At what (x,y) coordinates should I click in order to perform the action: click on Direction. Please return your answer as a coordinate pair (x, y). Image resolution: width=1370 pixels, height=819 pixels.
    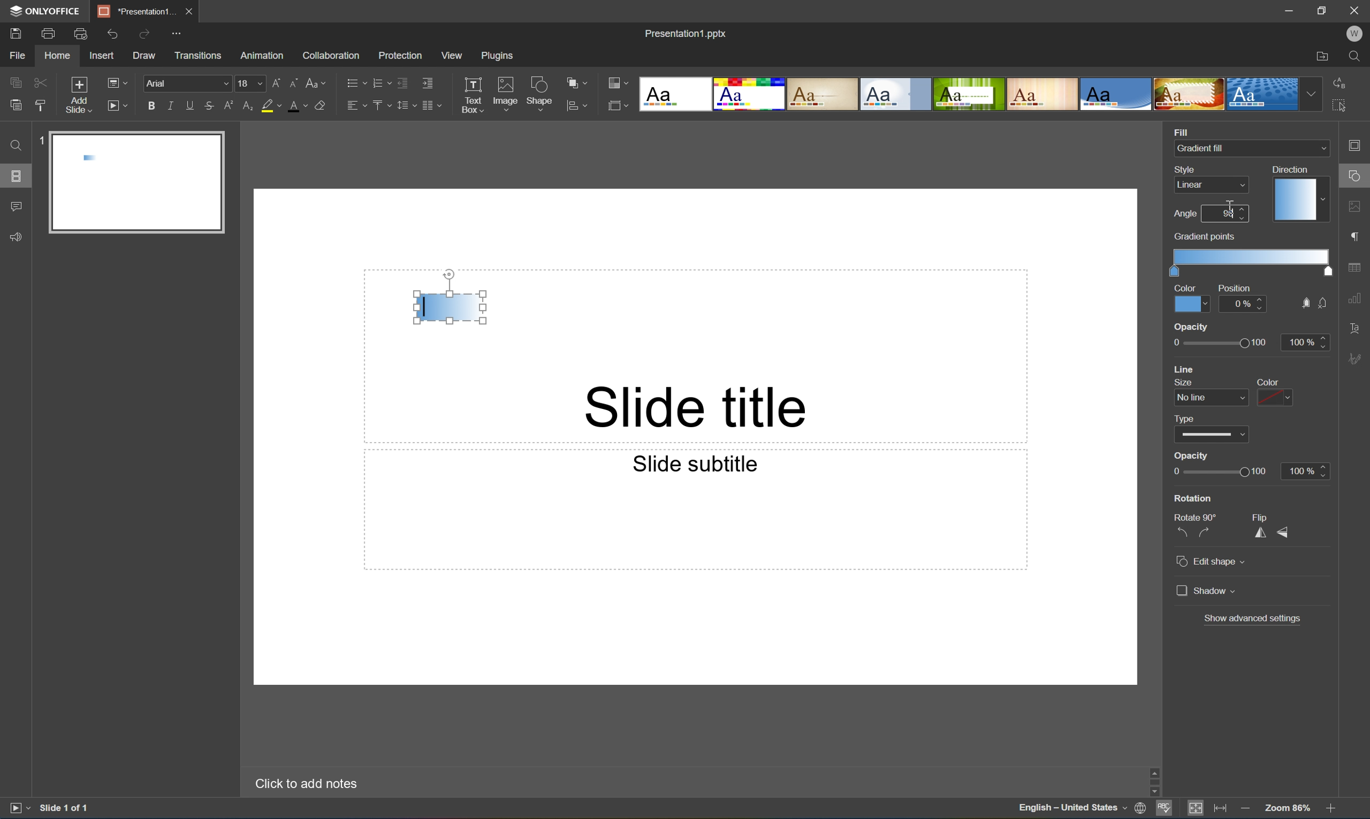
    Looking at the image, I should click on (1289, 168).